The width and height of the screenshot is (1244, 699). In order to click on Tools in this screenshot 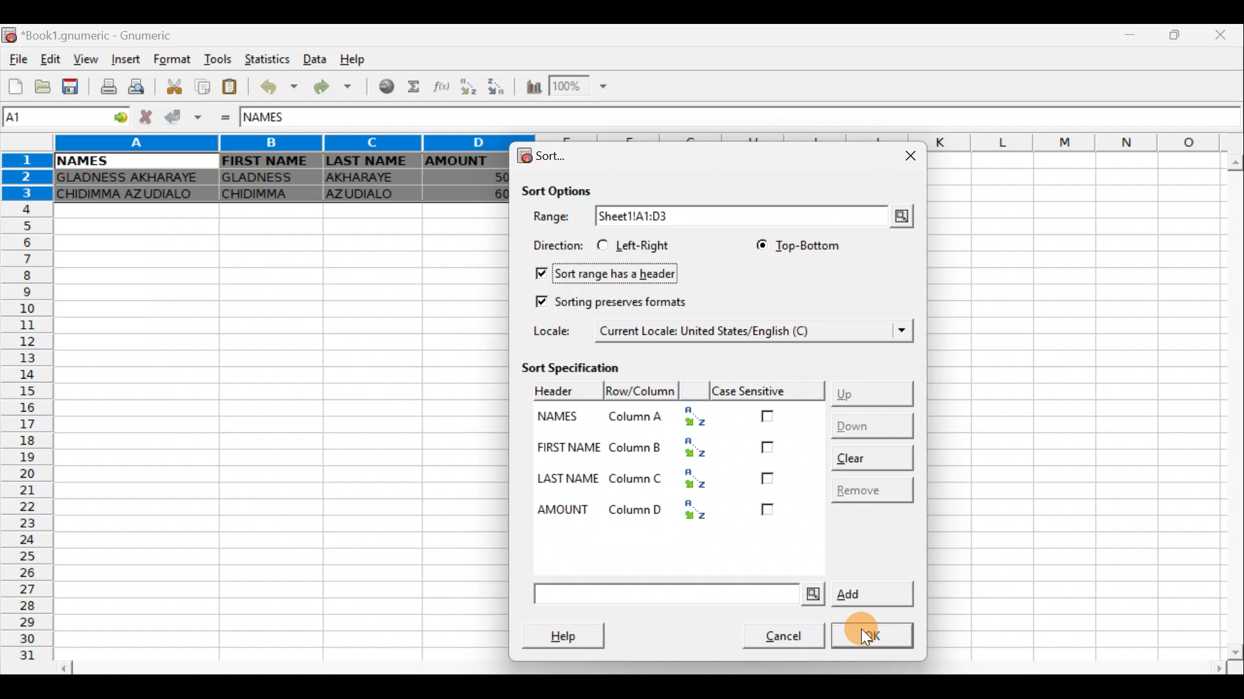, I will do `click(220, 60)`.